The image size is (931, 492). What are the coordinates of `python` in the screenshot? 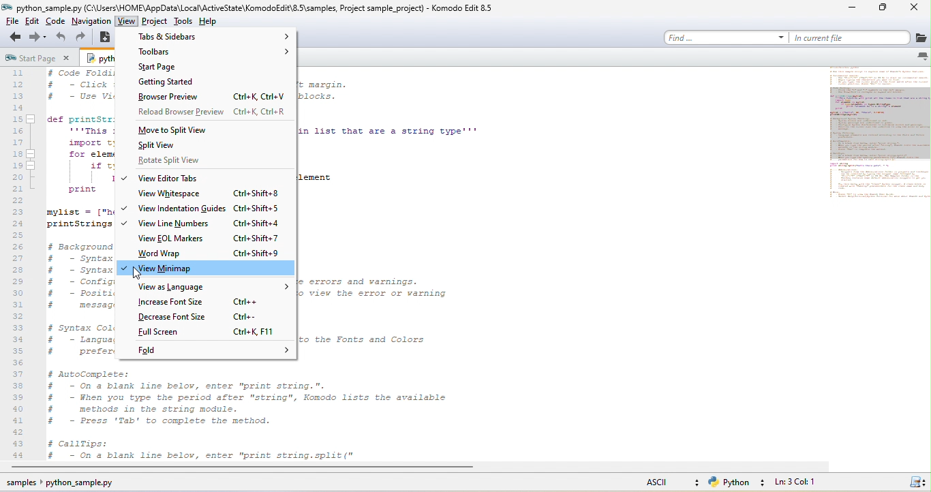 It's located at (737, 483).